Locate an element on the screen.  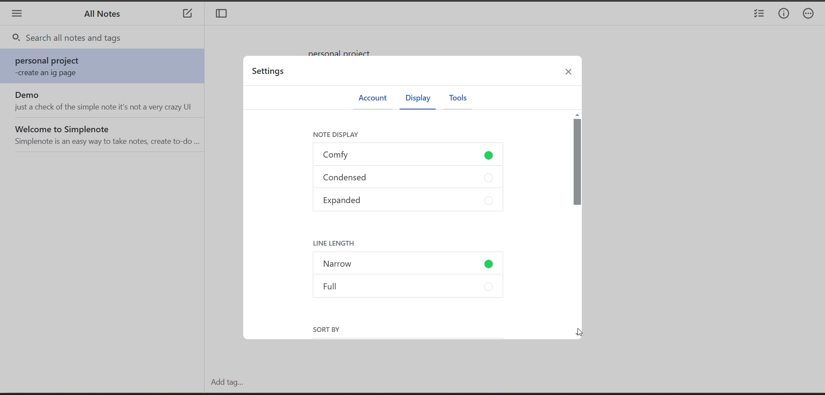
note 2 is located at coordinates (105, 101).